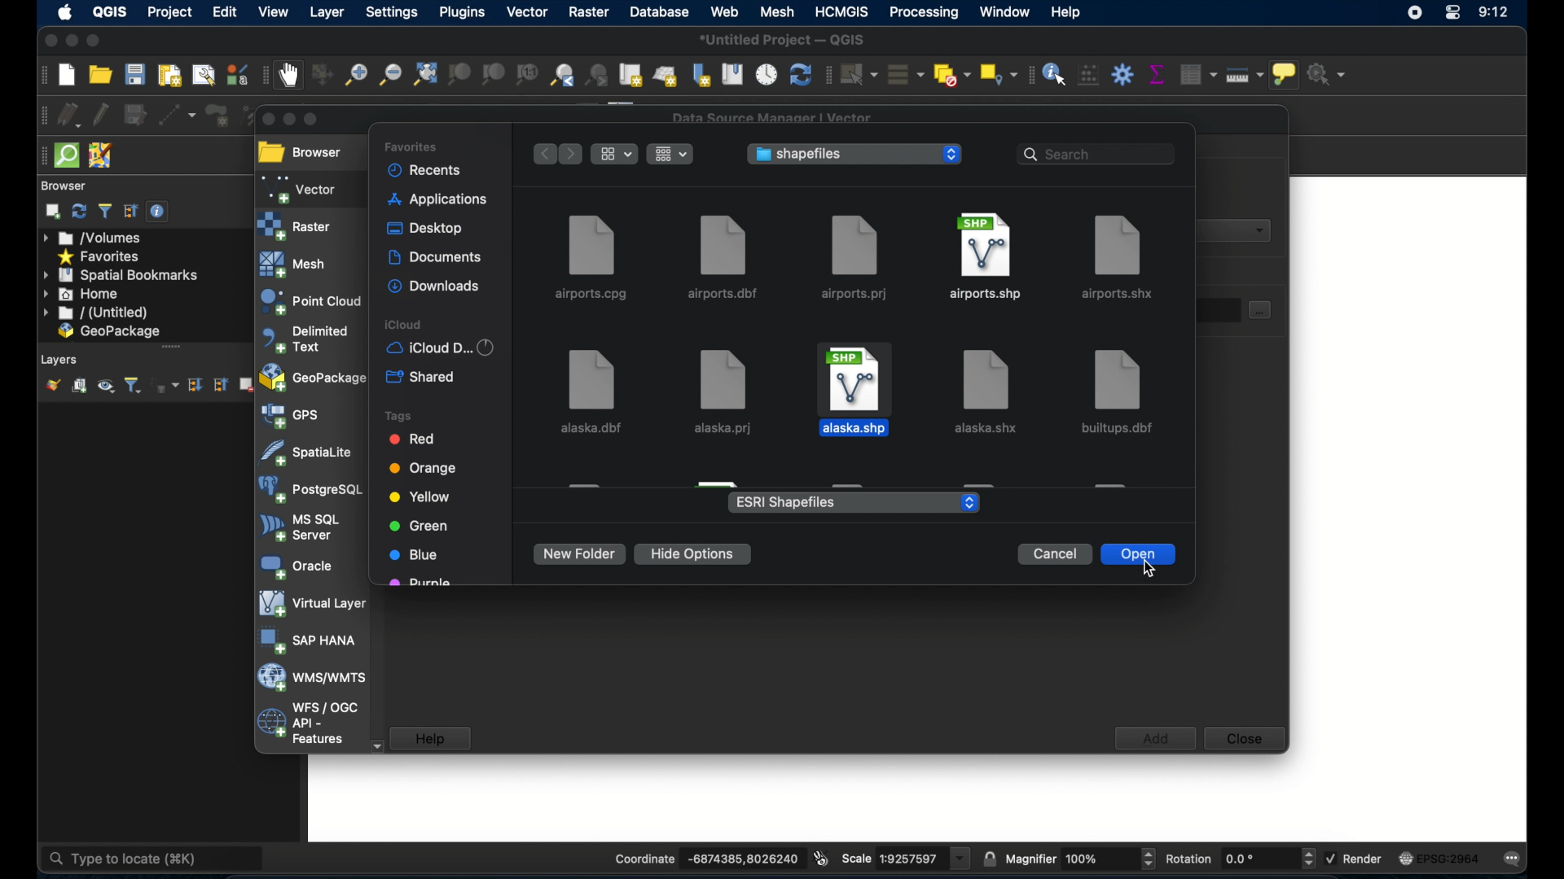  Describe the element at coordinates (100, 75) in the screenshot. I see `open project` at that location.